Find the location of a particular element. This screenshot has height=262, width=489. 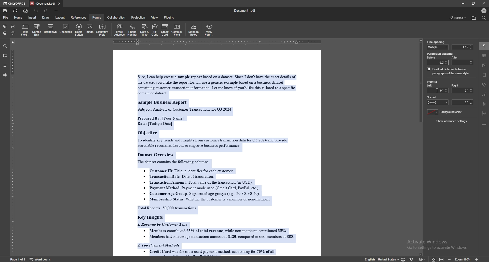

tab is located at coordinates (43, 3).